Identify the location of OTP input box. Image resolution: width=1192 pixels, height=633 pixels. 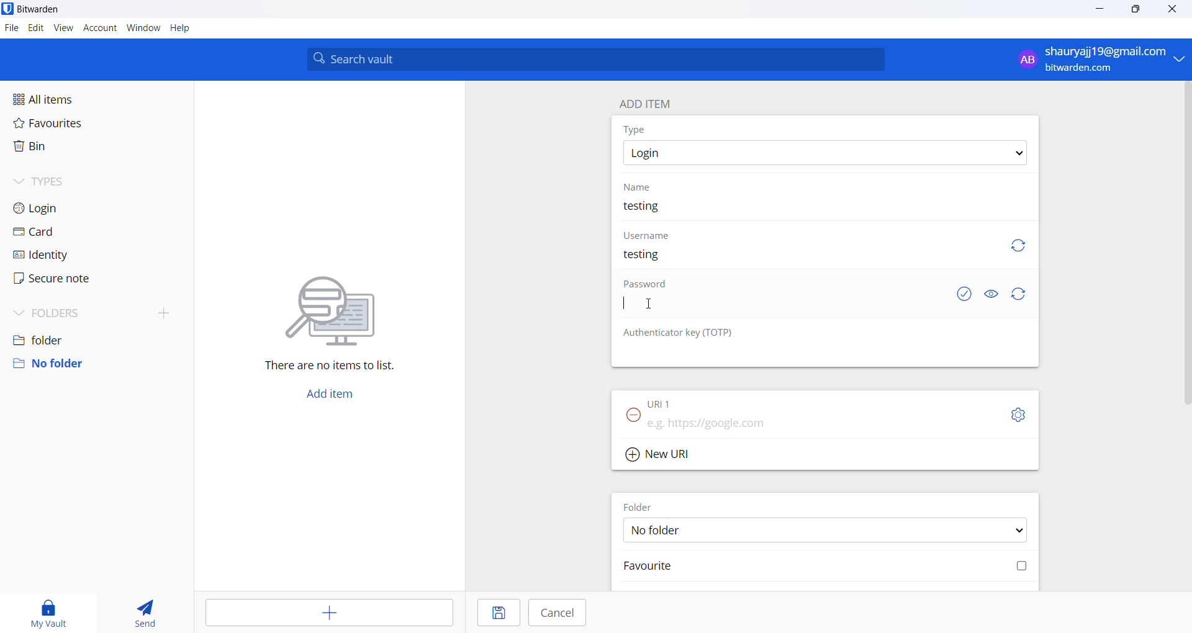
(809, 356).